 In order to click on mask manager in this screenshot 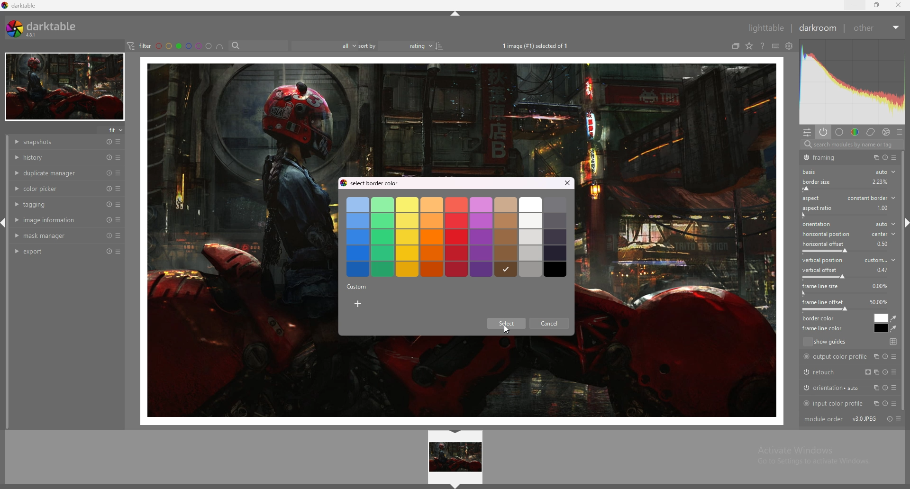, I will do `click(57, 235)`.